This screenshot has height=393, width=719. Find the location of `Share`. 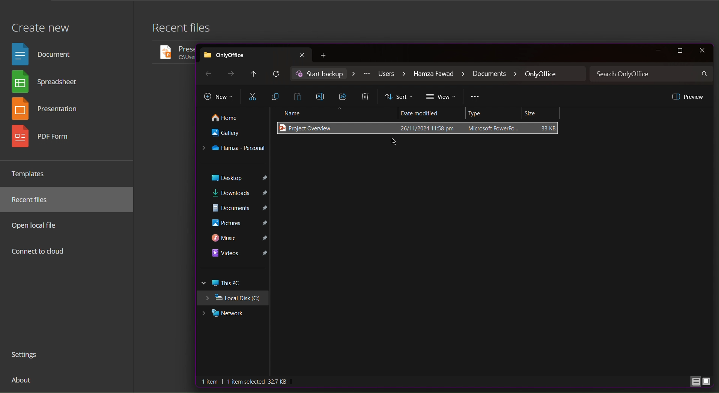

Share is located at coordinates (344, 97).